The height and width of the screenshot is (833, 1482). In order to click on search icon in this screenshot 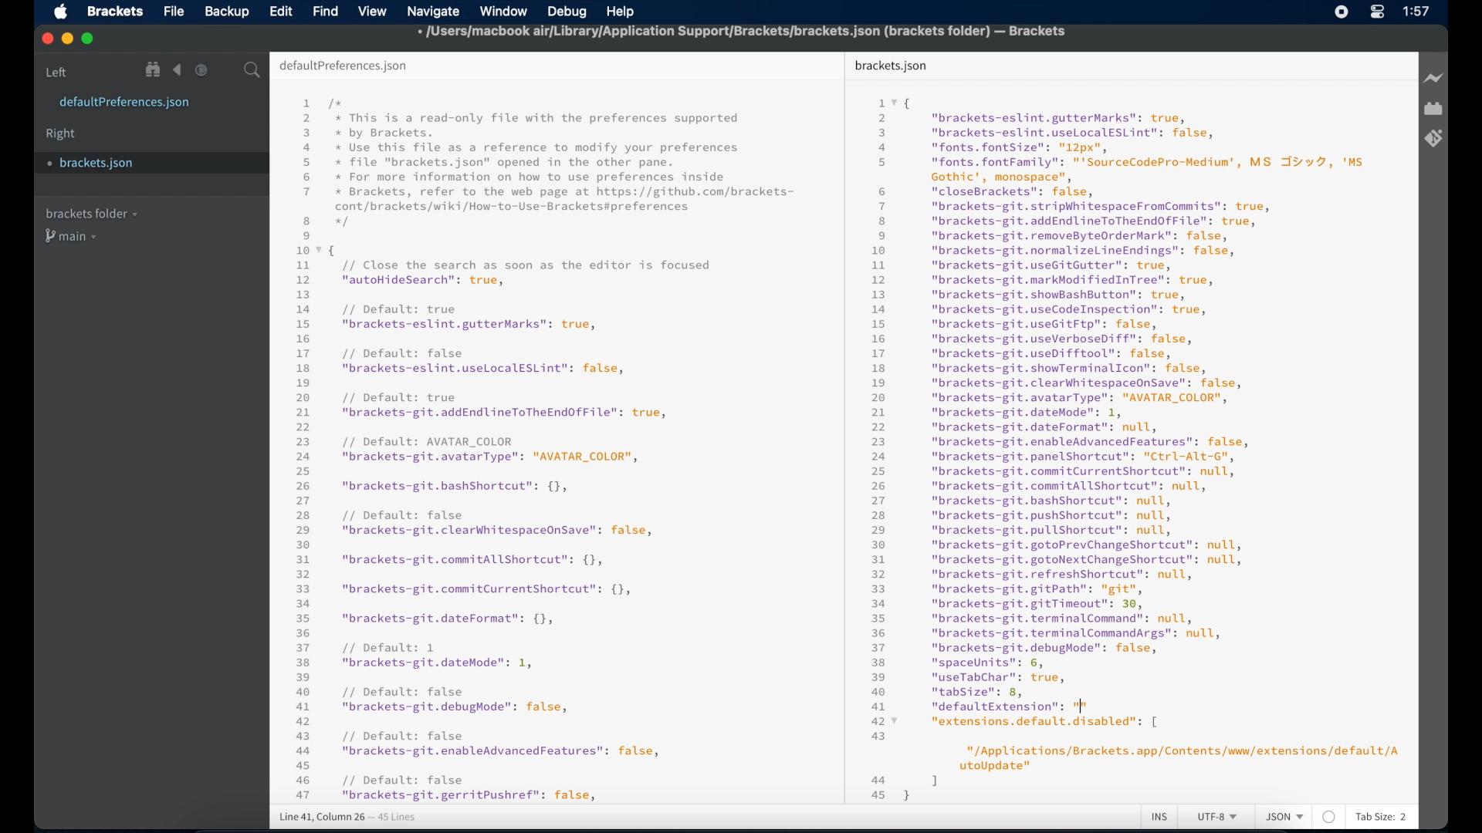, I will do `click(255, 71)`.